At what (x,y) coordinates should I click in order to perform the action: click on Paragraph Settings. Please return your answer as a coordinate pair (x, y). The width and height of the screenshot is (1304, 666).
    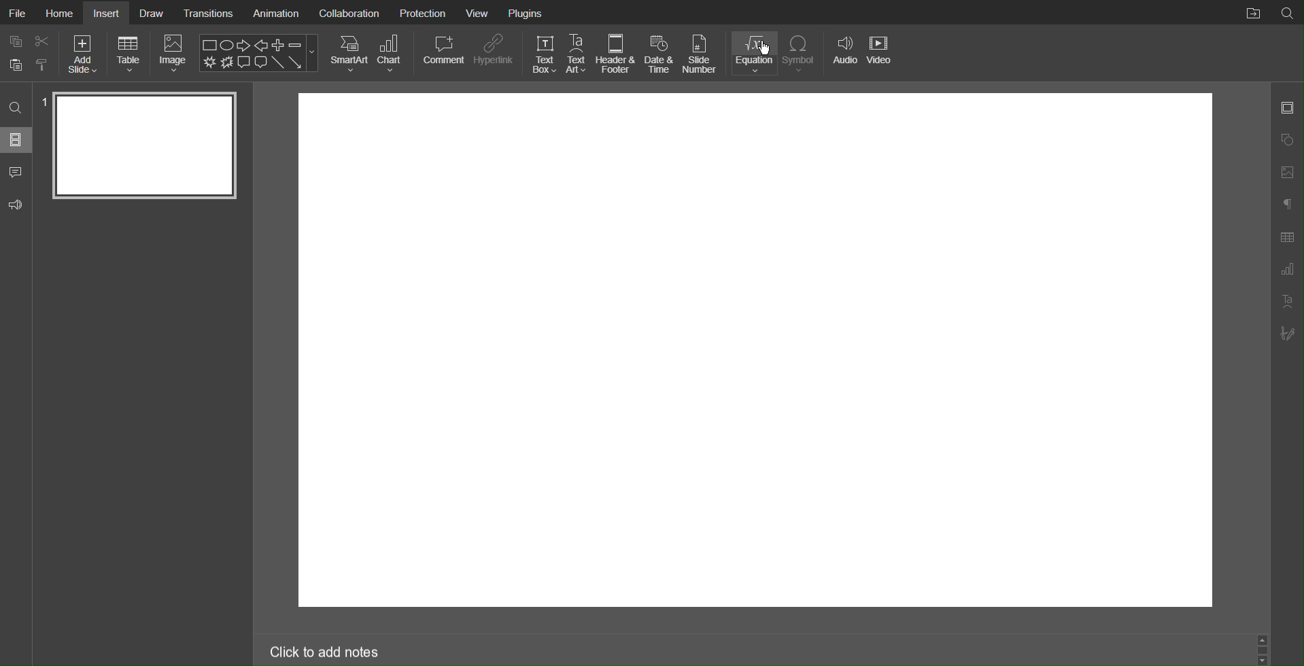
    Looking at the image, I should click on (1285, 205).